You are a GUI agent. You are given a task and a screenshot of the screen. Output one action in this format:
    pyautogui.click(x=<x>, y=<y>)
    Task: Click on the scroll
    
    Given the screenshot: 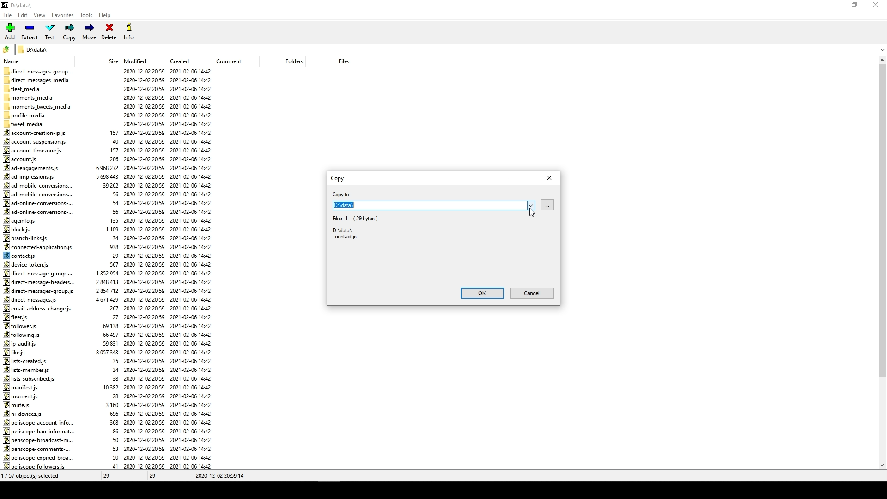 What is the action you would take?
    pyautogui.click(x=879, y=264)
    